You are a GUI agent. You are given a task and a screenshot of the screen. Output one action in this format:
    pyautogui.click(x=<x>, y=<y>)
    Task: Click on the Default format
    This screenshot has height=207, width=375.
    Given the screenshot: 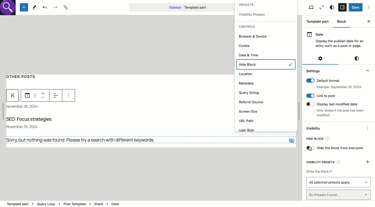 What is the action you would take?
    pyautogui.click(x=334, y=81)
    